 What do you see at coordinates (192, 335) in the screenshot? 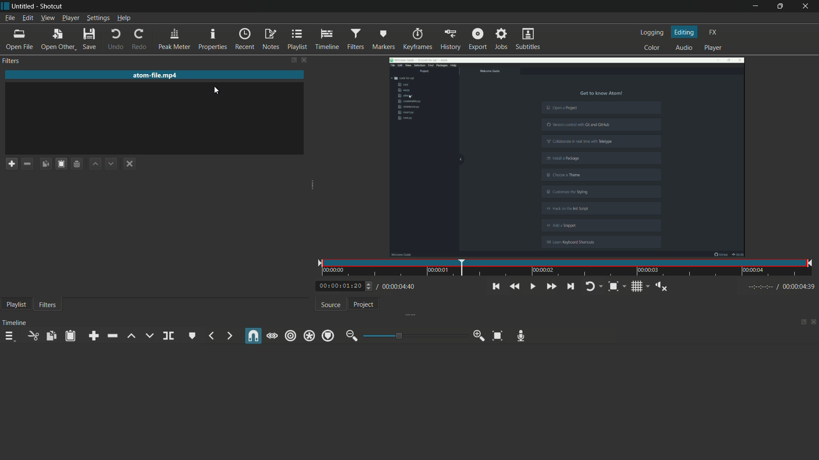
I see `create or edit marker` at bounding box center [192, 335].